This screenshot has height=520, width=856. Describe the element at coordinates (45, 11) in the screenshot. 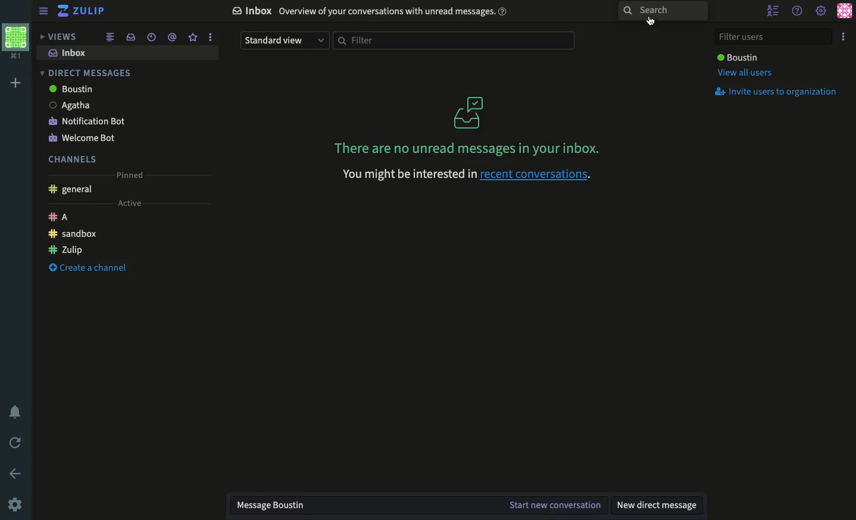

I see `View menu` at that location.